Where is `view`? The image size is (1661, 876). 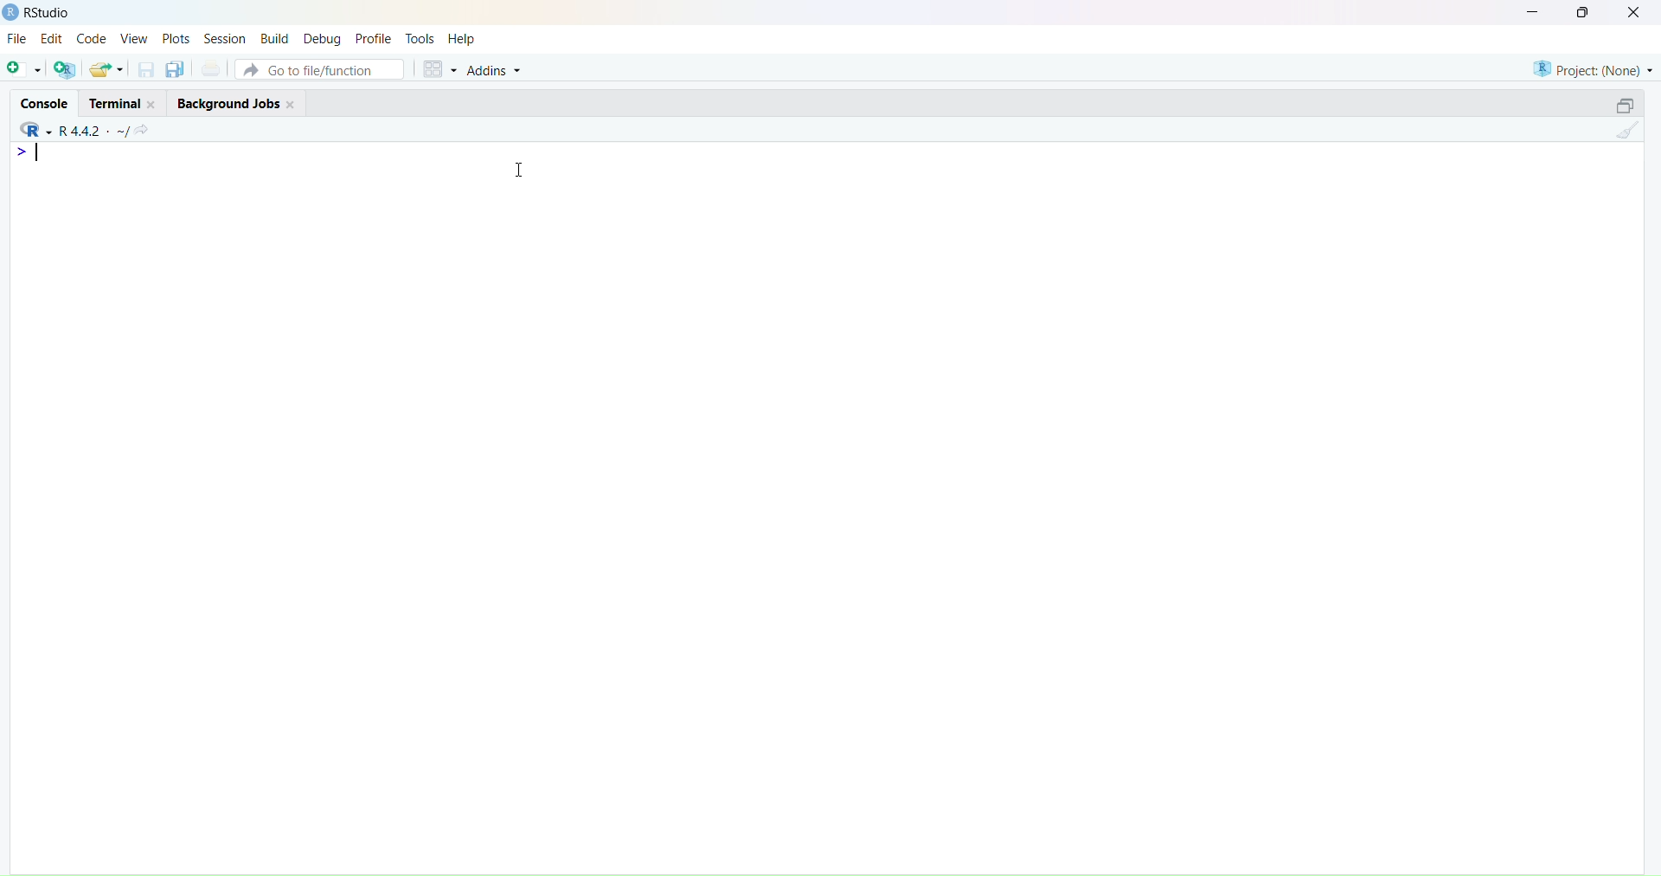
view is located at coordinates (134, 39).